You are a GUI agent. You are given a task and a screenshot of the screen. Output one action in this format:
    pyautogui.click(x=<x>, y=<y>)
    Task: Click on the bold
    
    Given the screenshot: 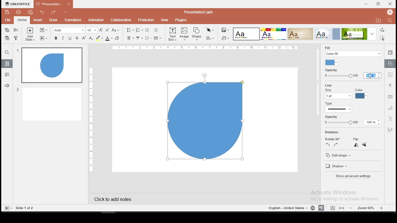 What is the action you would take?
    pyautogui.click(x=56, y=38)
    